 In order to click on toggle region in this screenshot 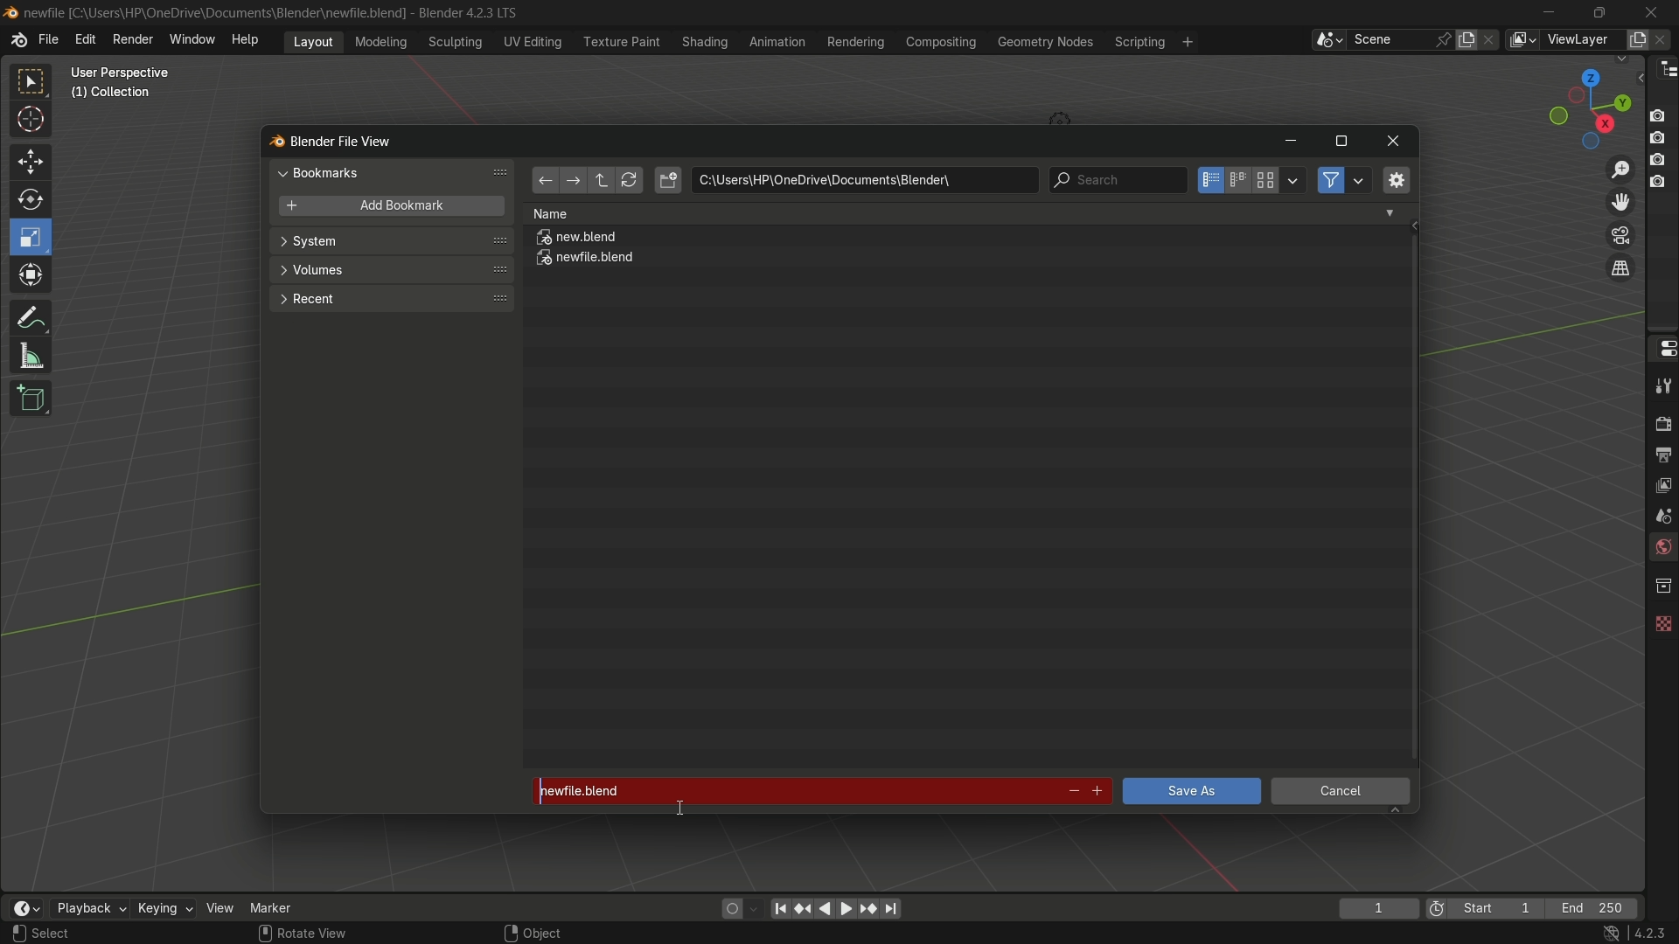, I will do `click(1395, 179)`.